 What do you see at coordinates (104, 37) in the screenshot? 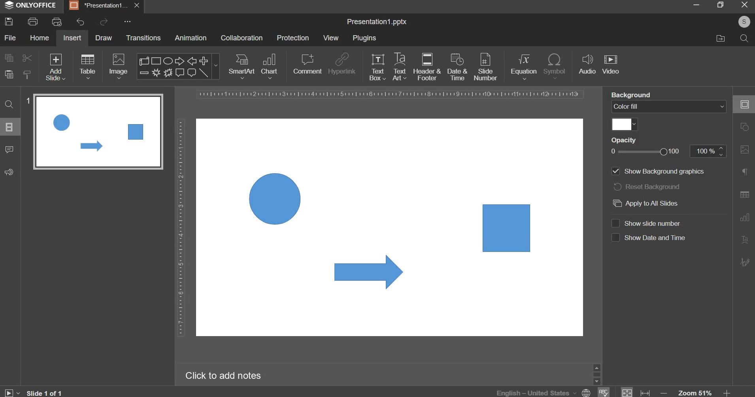
I see `draw` at bounding box center [104, 37].